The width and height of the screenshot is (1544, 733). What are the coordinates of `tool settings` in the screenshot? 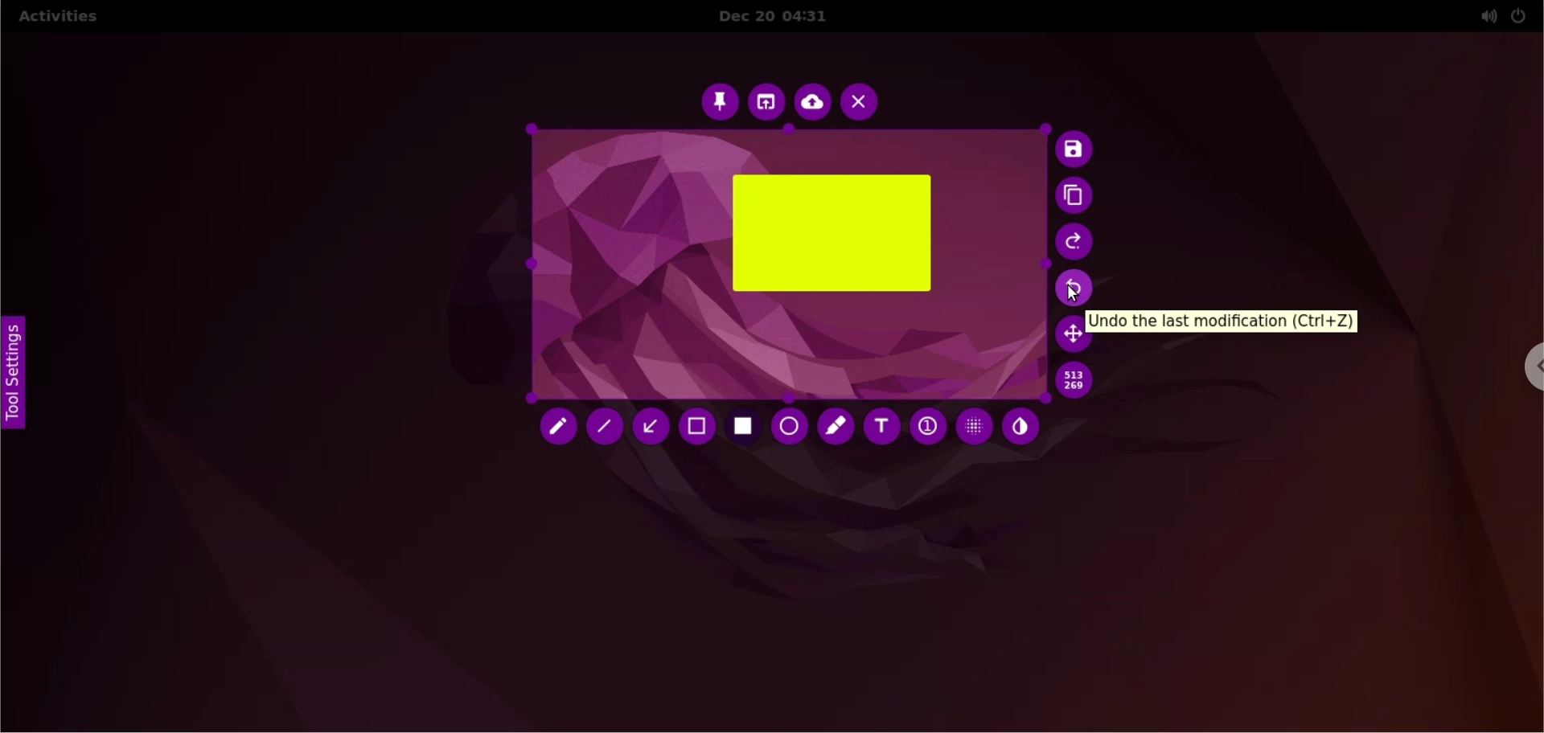 It's located at (16, 379).